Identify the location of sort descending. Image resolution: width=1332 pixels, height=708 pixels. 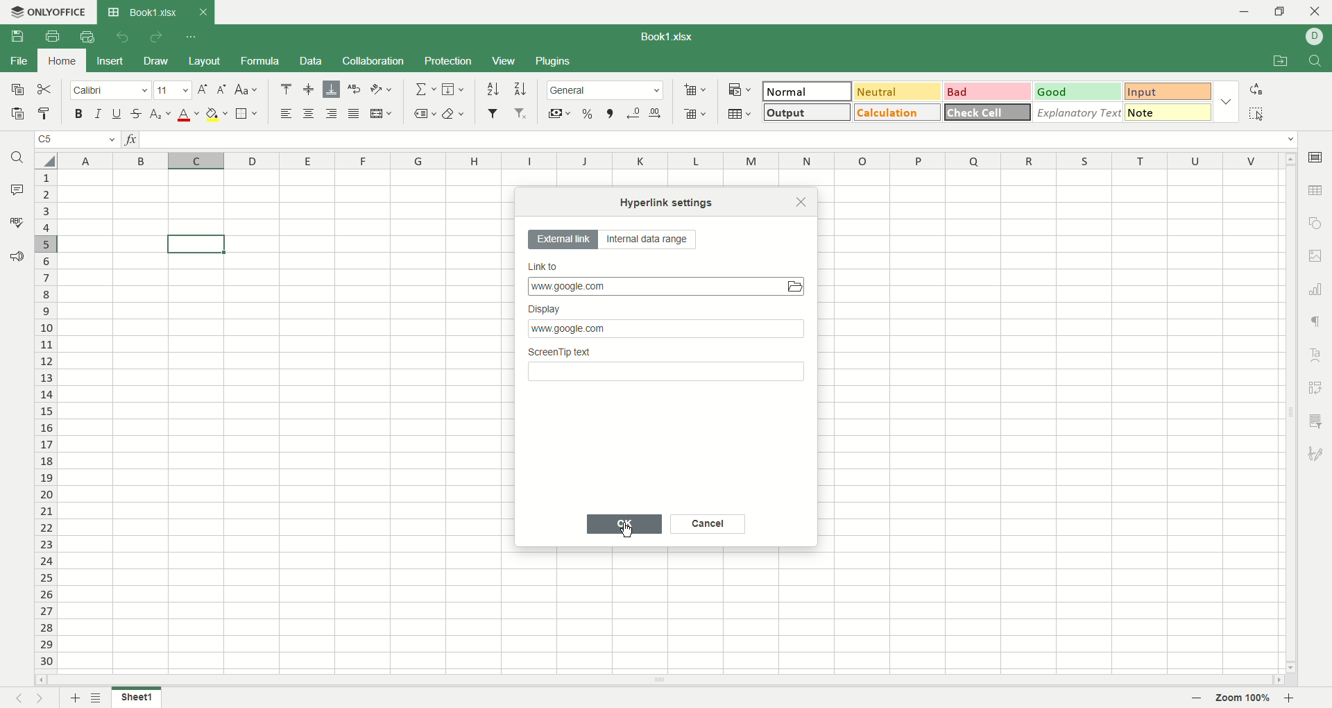
(521, 89).